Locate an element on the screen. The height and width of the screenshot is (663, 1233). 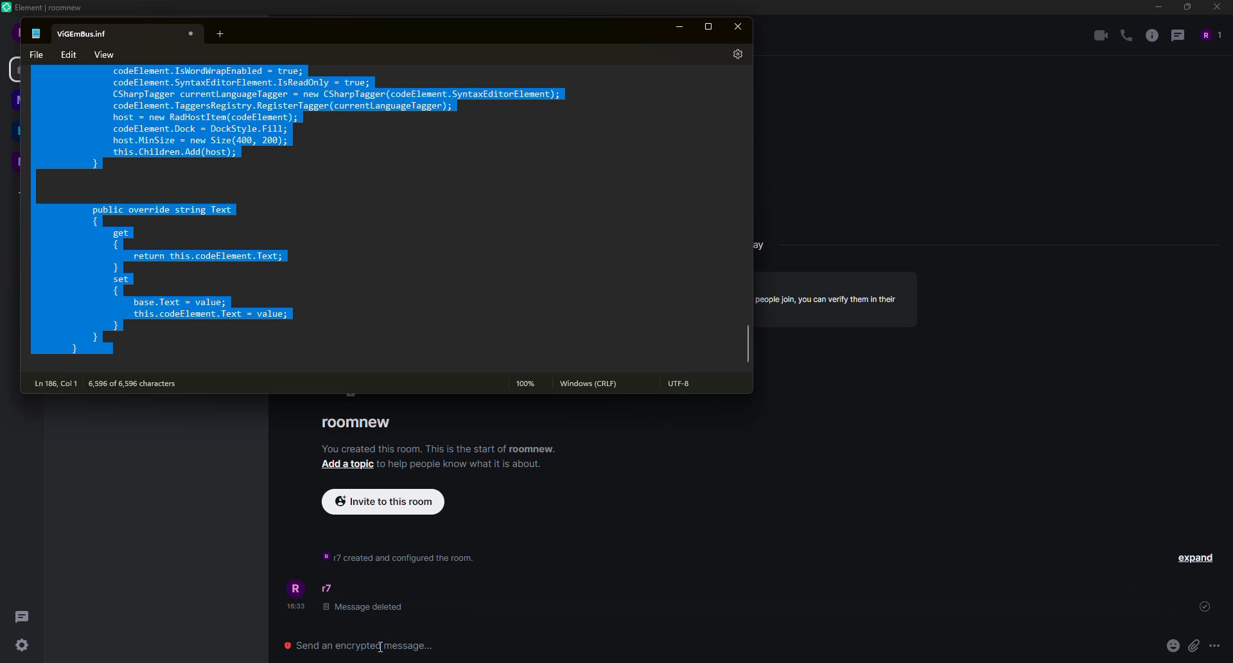
quick settings is located at coordinates (23, 646).